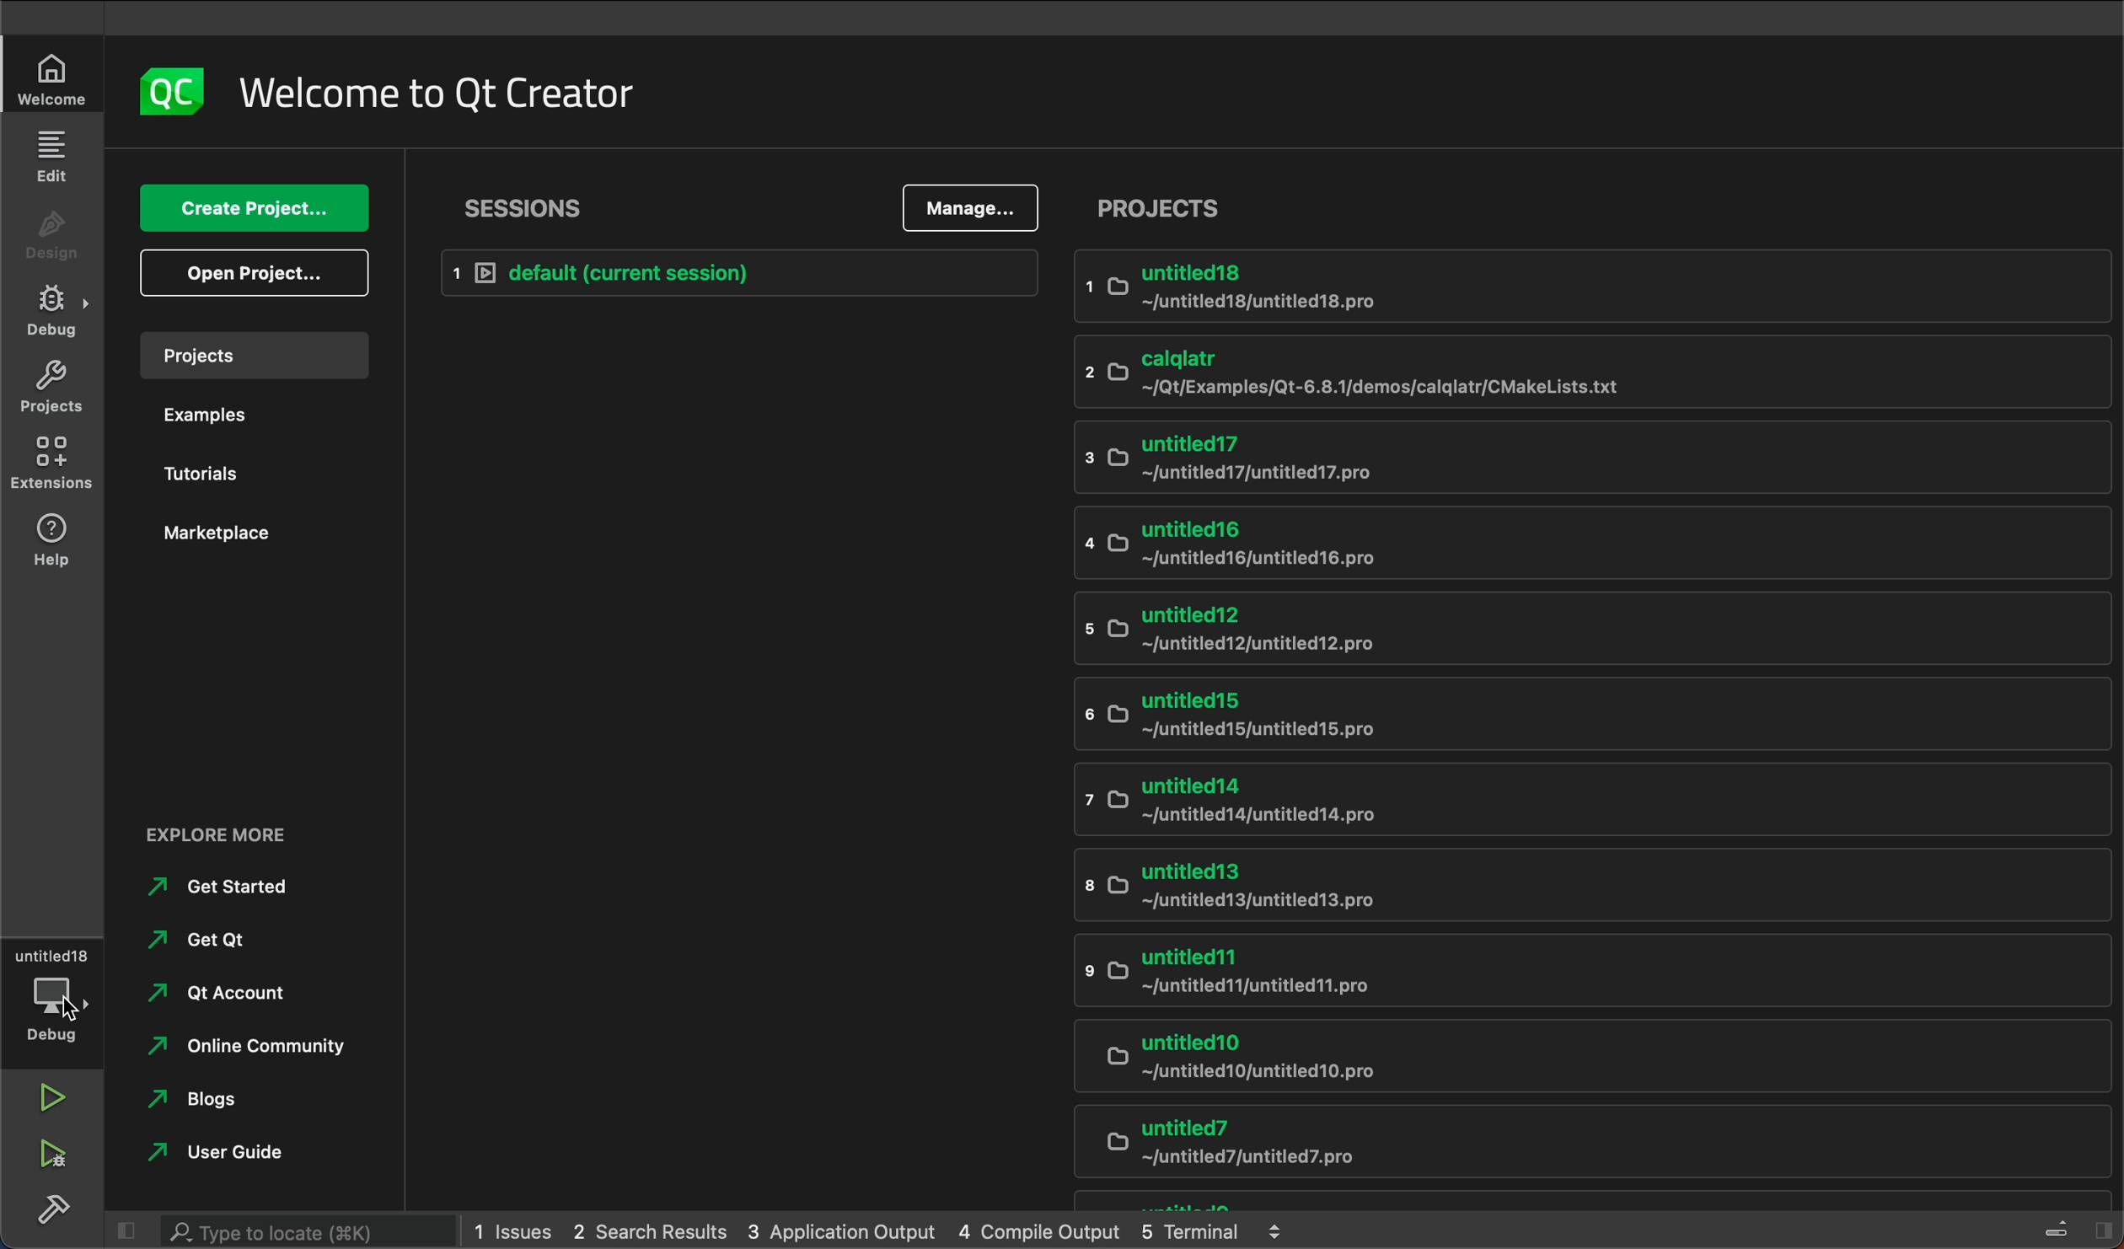  I want to click on untitled 16, so click(1462, 544).